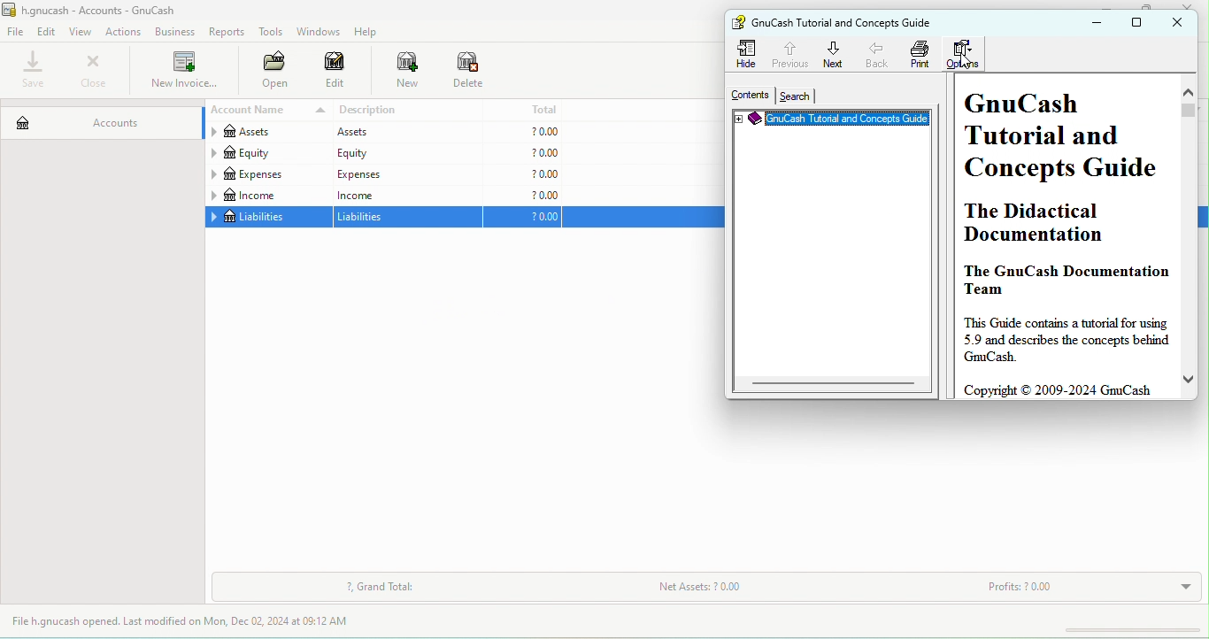  I want to click on windows, so click(317, 32).